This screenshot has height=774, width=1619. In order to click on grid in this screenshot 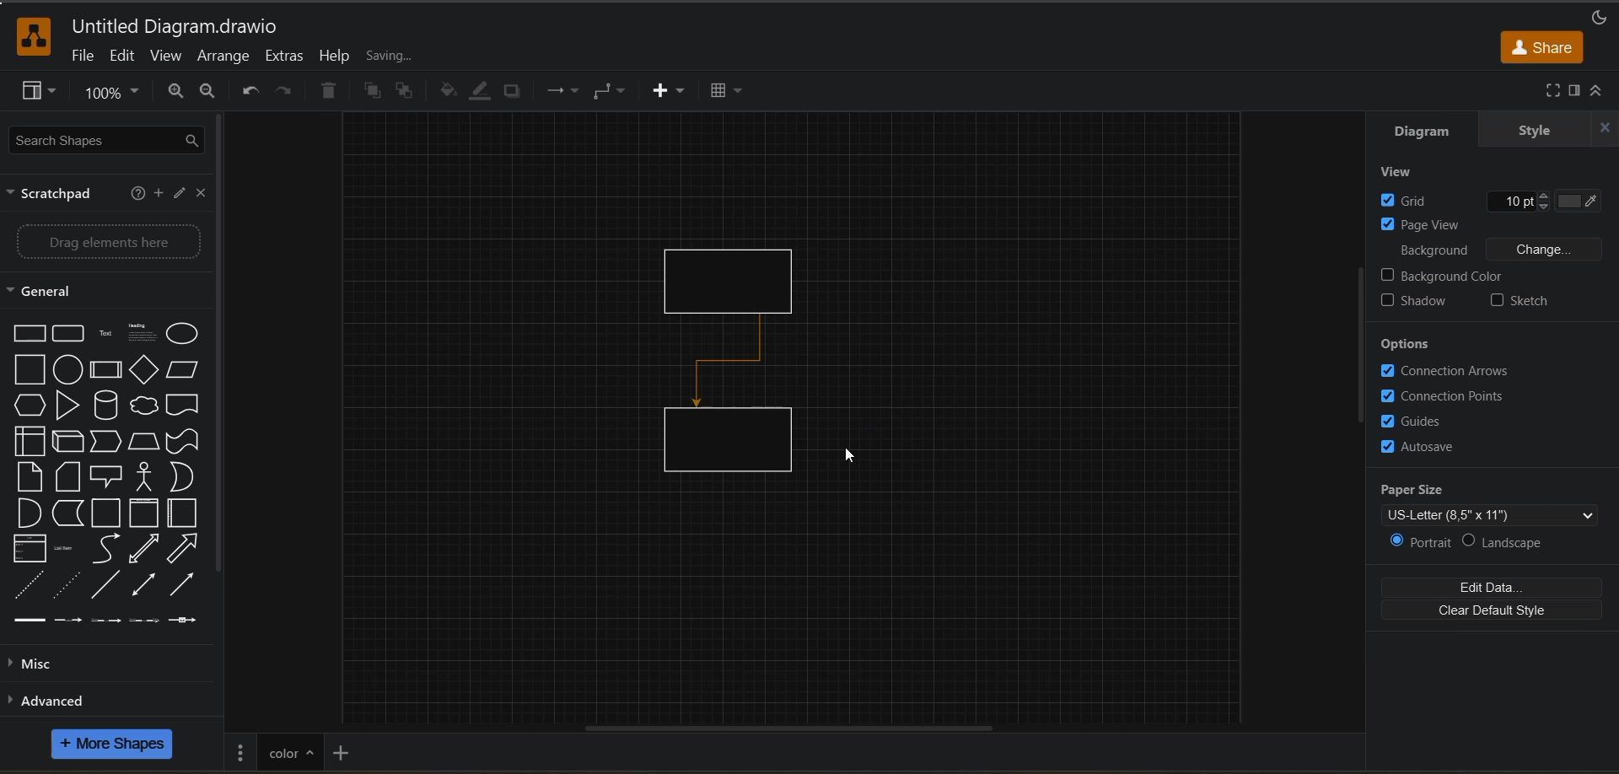, I will do `click(1493, 200)`.